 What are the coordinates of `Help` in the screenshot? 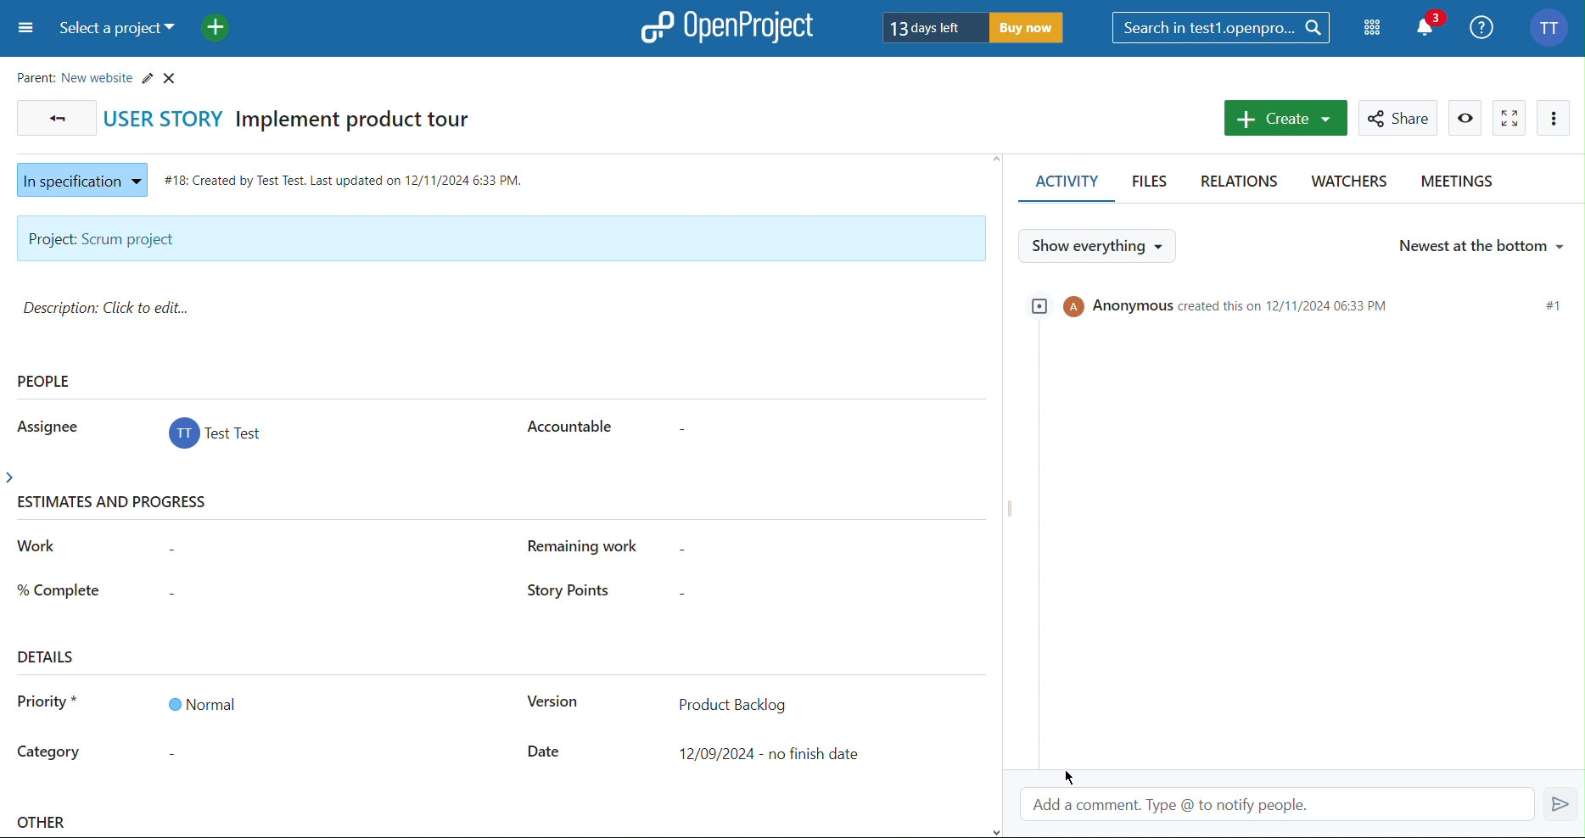 It's located at (1483, 25).